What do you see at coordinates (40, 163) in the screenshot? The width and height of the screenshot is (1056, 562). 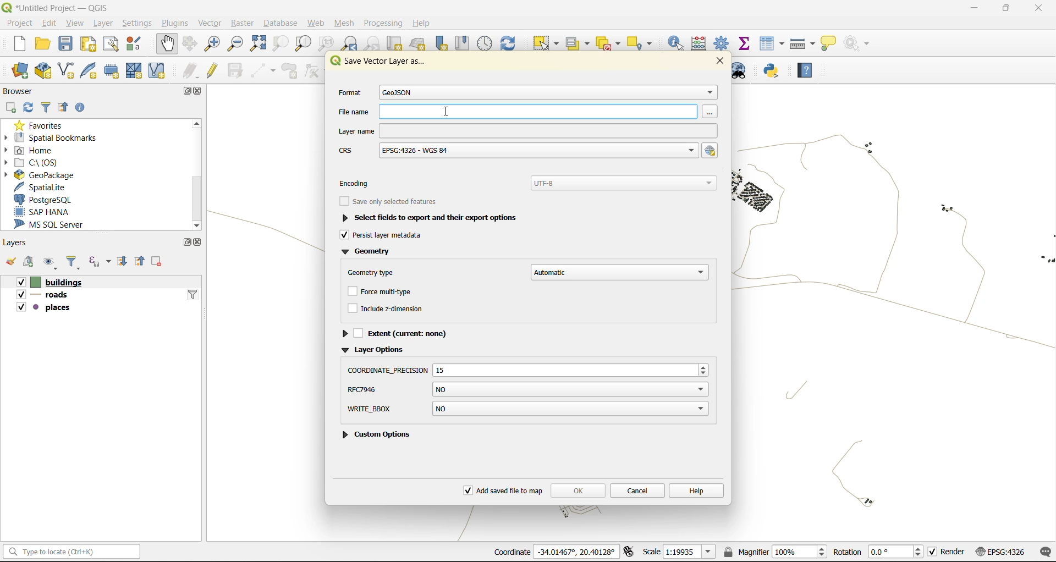 I see `c\:os` at bounding box center [40, 163].